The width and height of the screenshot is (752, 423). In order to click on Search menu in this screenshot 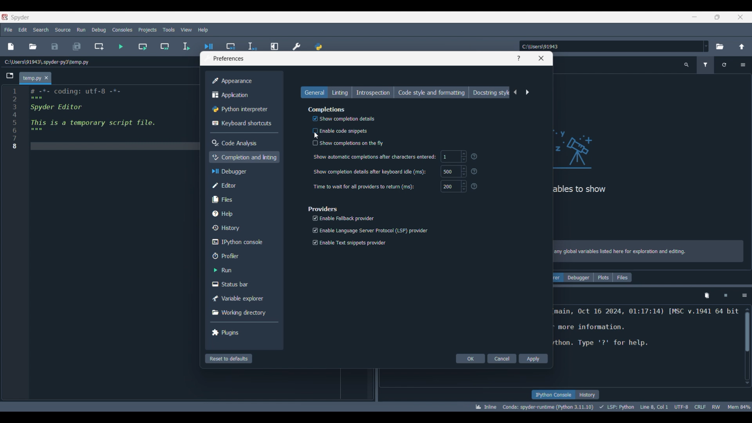, I will do `click(41, 30)`.